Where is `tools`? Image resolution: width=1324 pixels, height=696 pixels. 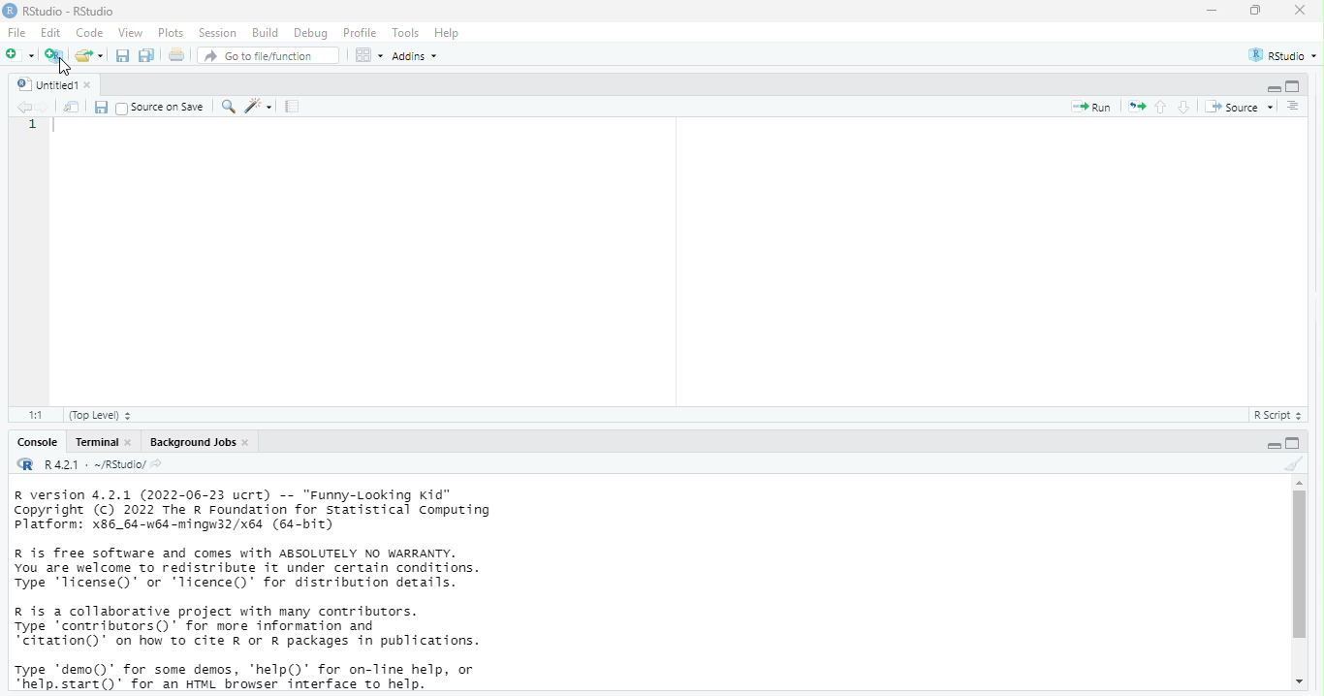
tools is located at coordinates (406, 33).